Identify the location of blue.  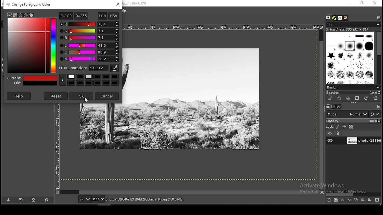
(89, 38).